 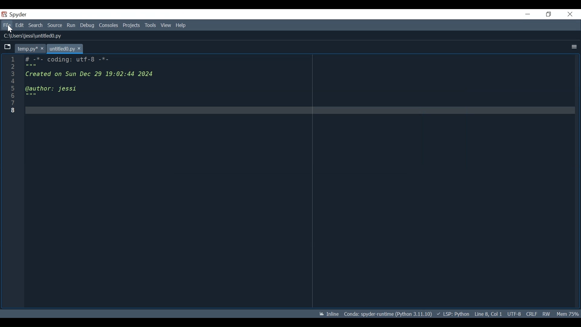 What do you see at coordinates (5, 14) in the screenshot?
I see `Spyder Desktop Icon` at bounding box center [5, 14].